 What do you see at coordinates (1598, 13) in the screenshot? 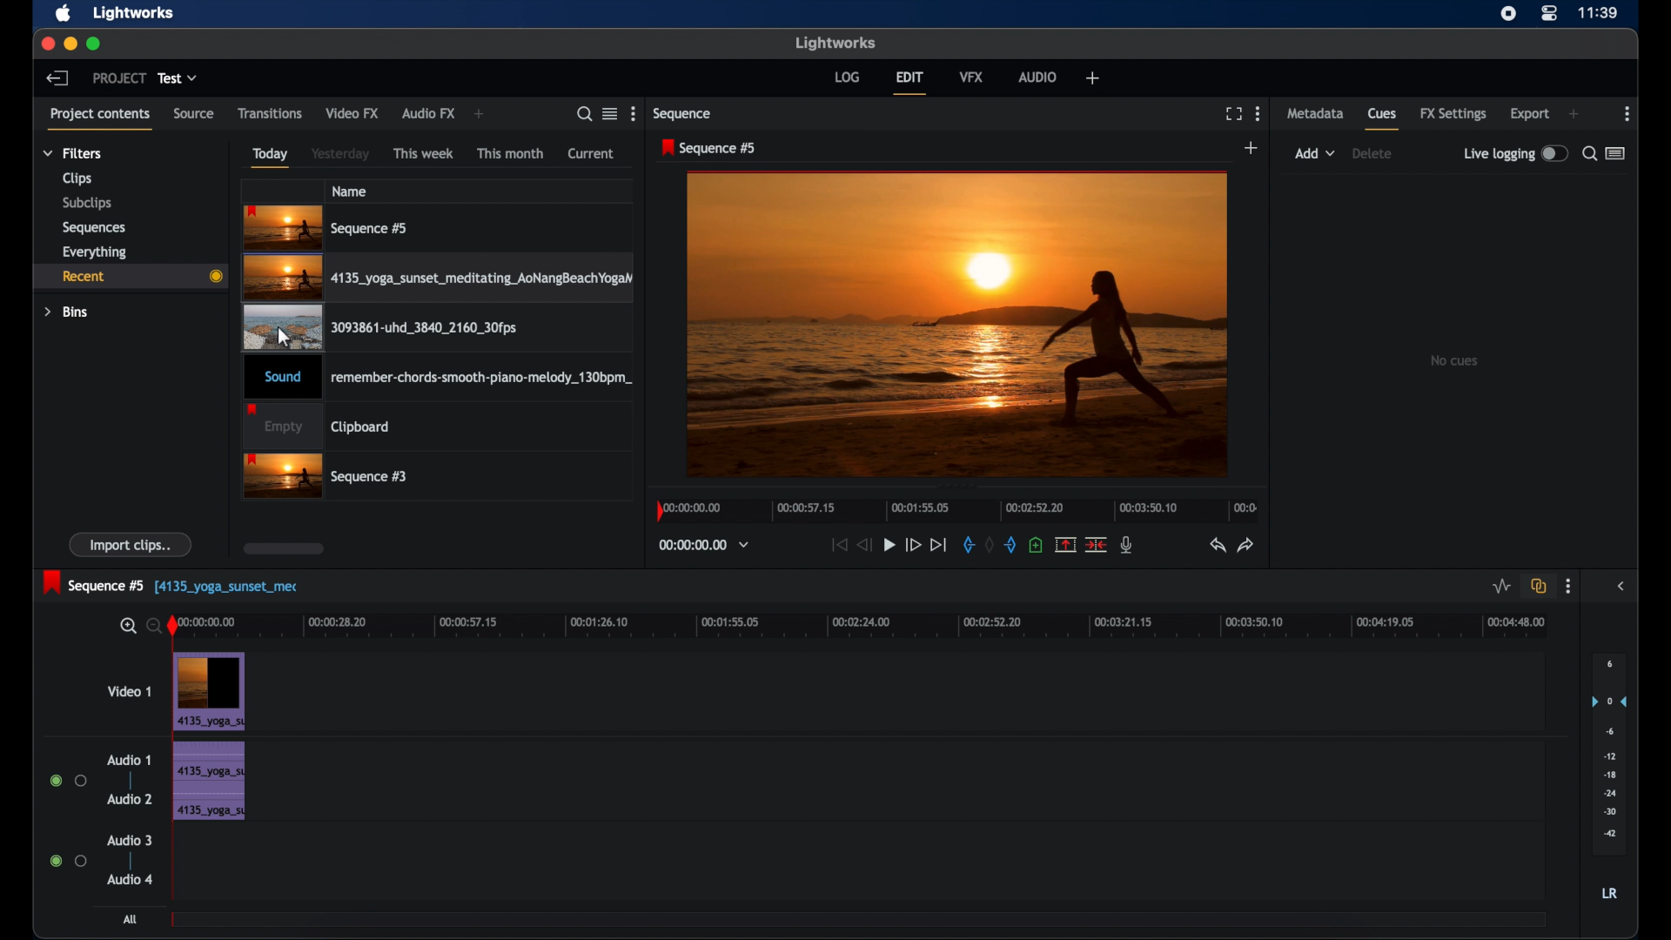
I see `time` at bounding box center [1598, 13].